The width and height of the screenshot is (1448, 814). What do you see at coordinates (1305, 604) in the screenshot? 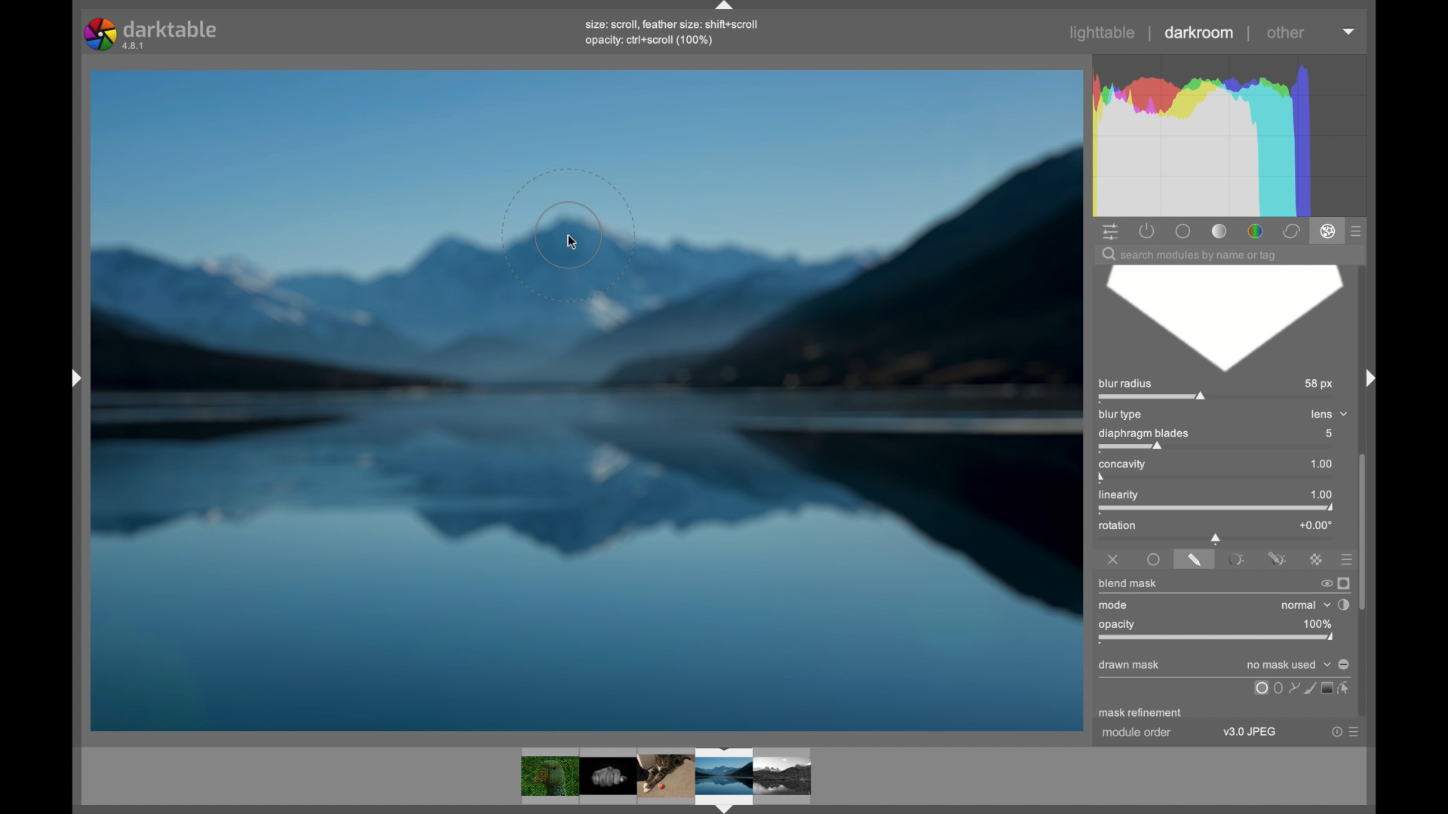
I see `normal dropdown` at bounding box center [1305, 604].